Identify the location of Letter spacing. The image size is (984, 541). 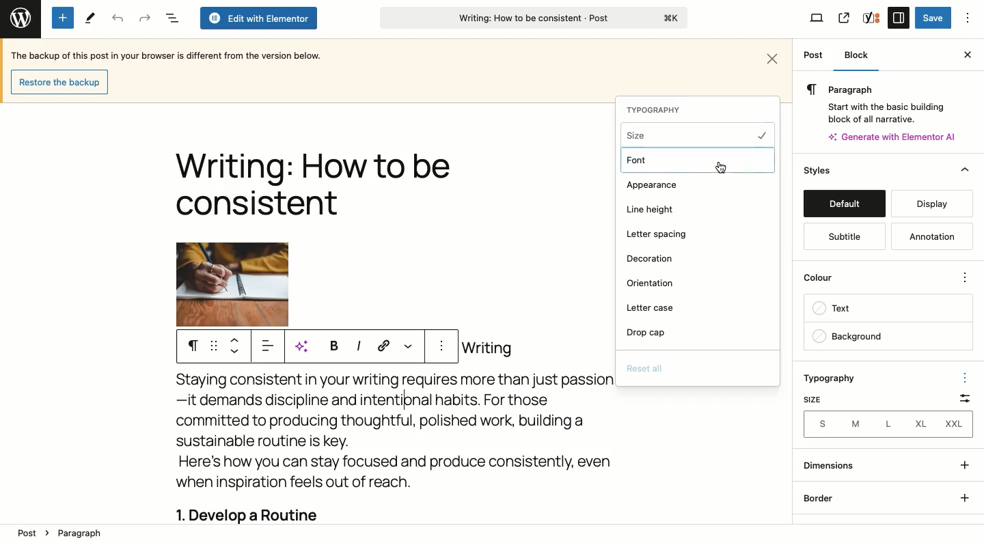
(659, 234).